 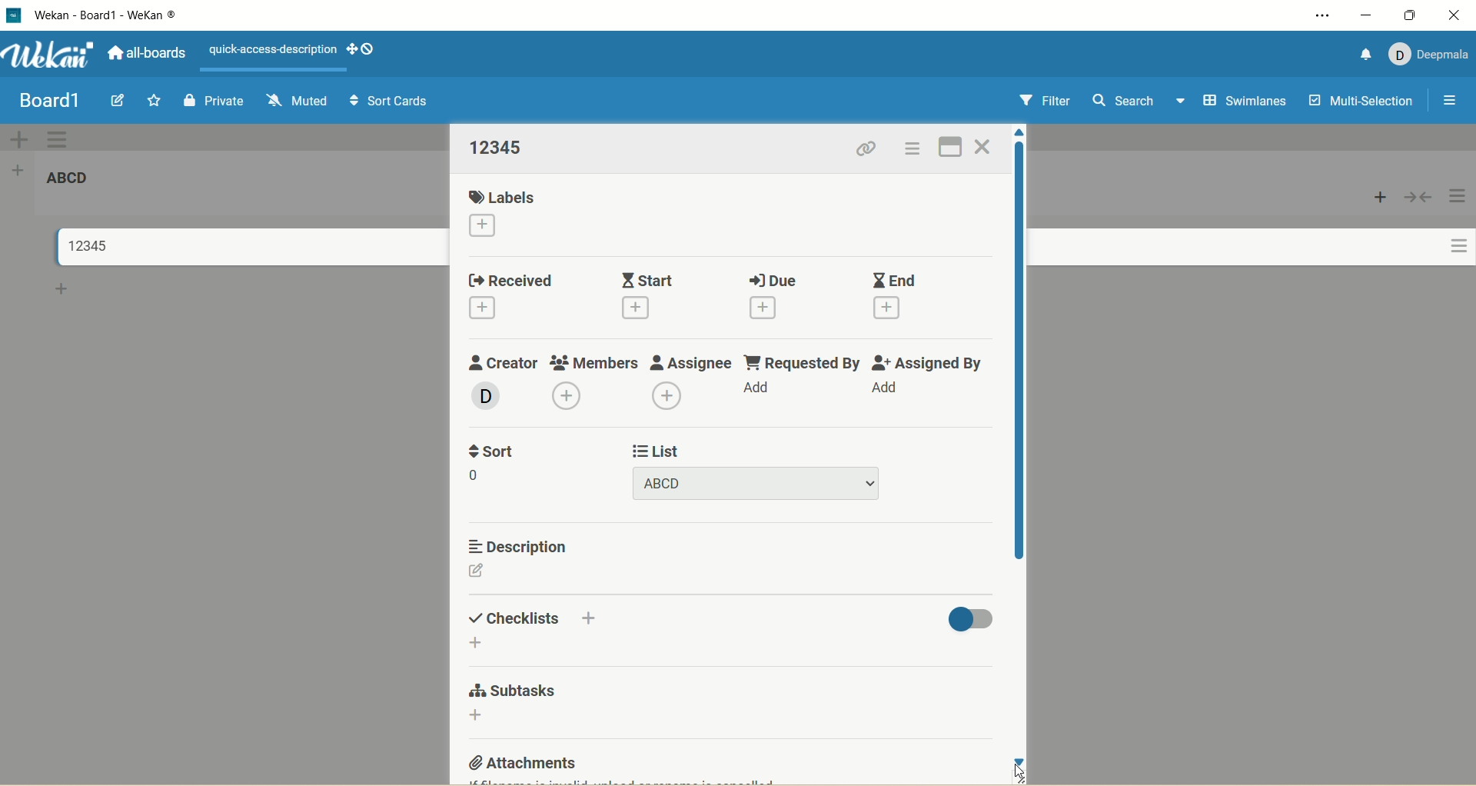 What do you see at coordinates (952, 144) in the screenshot?
I see `full screen` at bounding box center [952, 144].